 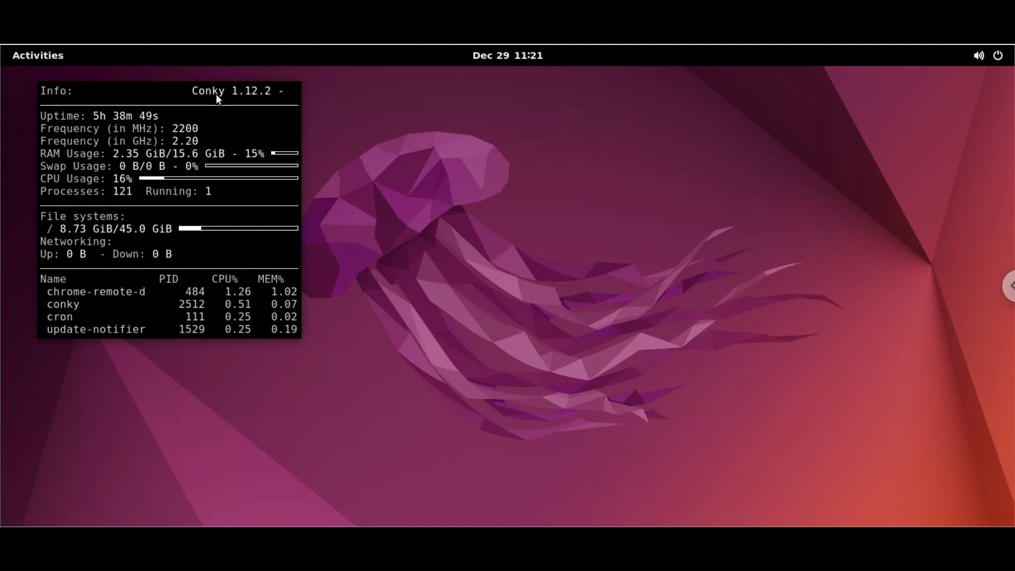 What do you see at coordinates (81, 242) in the screenshot?
I see `networking:` at bounding box center [81, 242].